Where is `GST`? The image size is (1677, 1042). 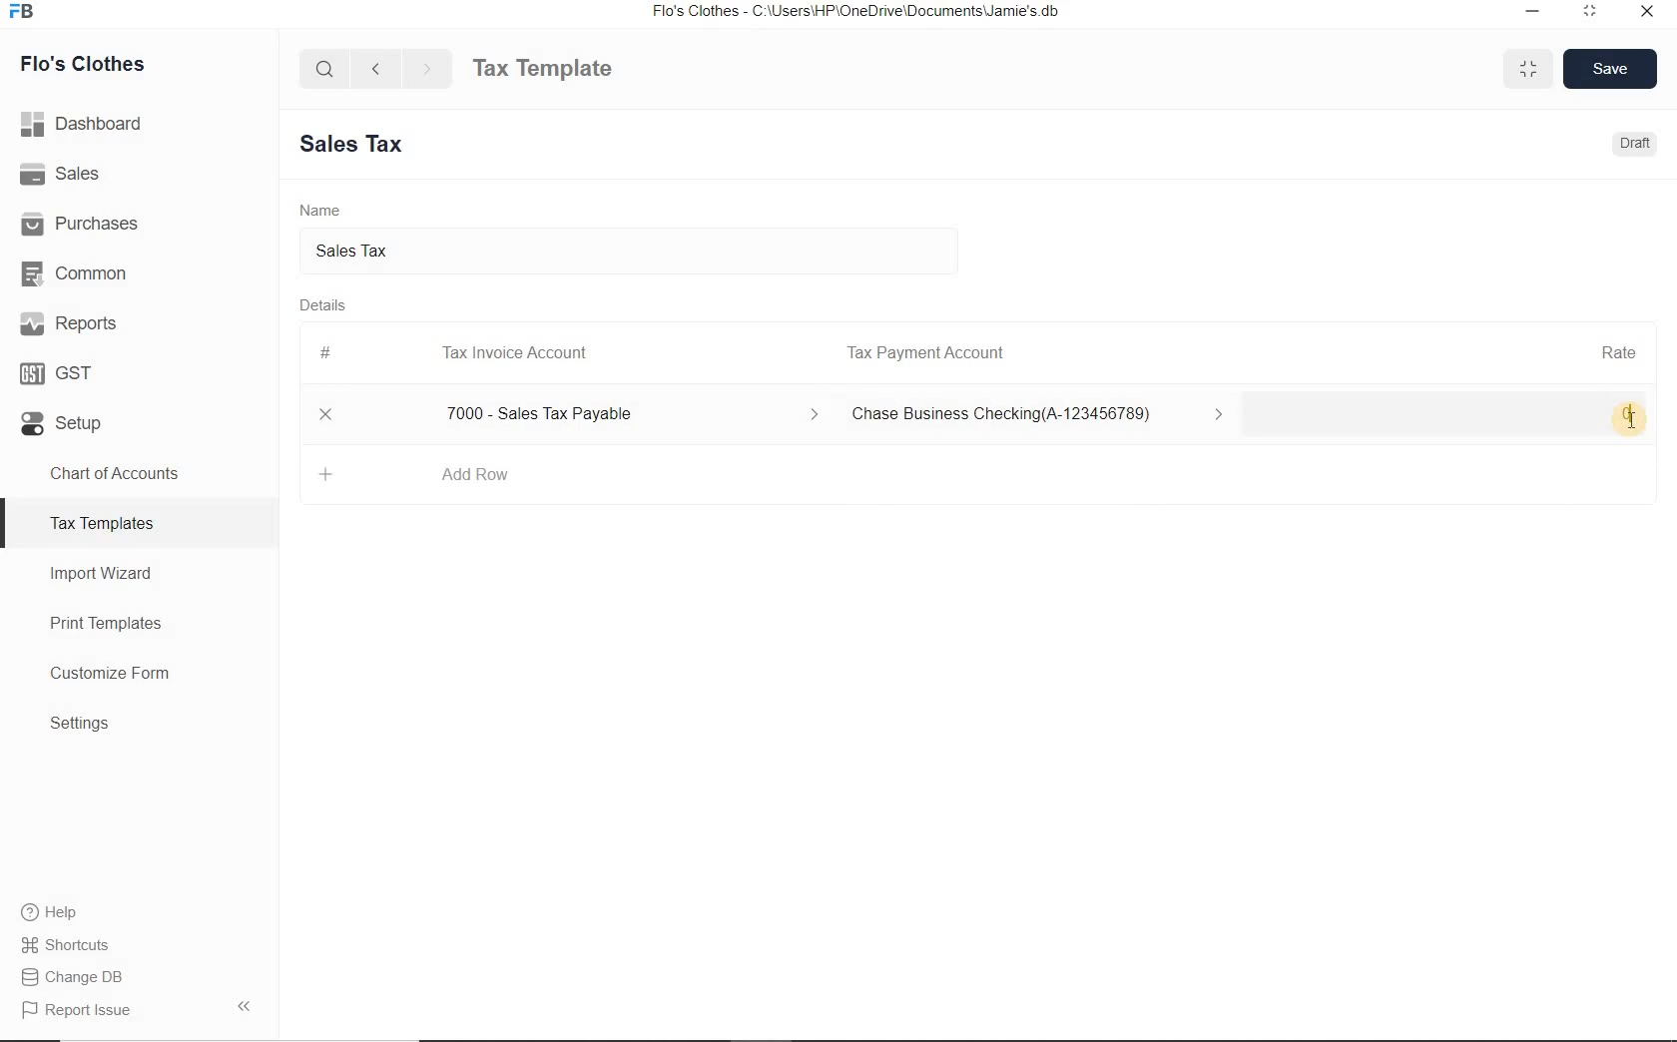
GST is located at coordinates (139, 369).